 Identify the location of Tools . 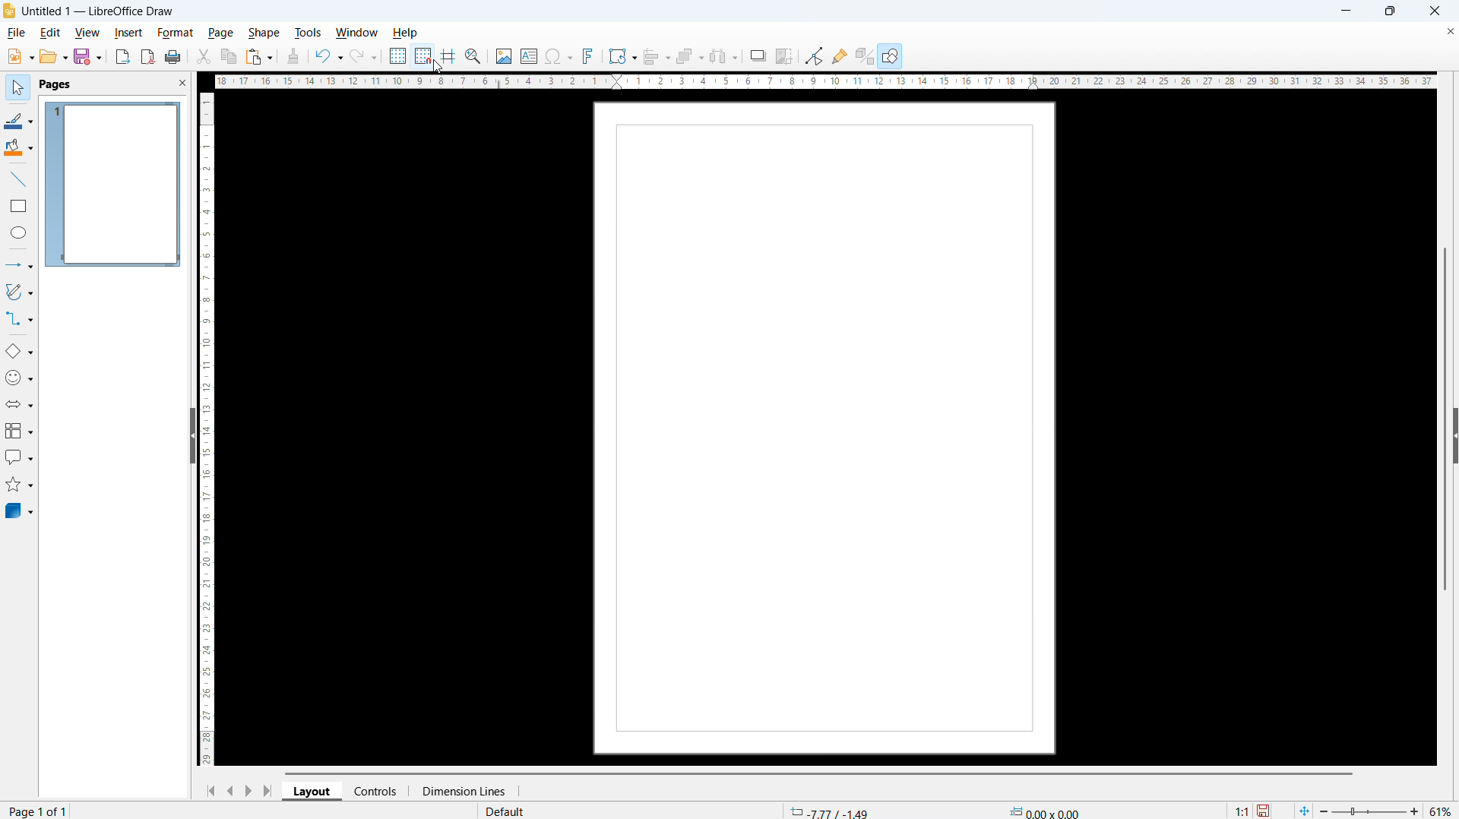
(309, 33).